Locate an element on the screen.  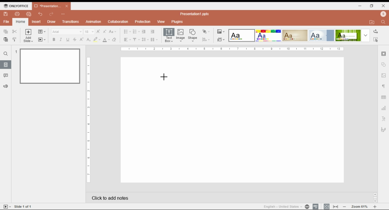
slide settings is located at coordinates (384, 54).